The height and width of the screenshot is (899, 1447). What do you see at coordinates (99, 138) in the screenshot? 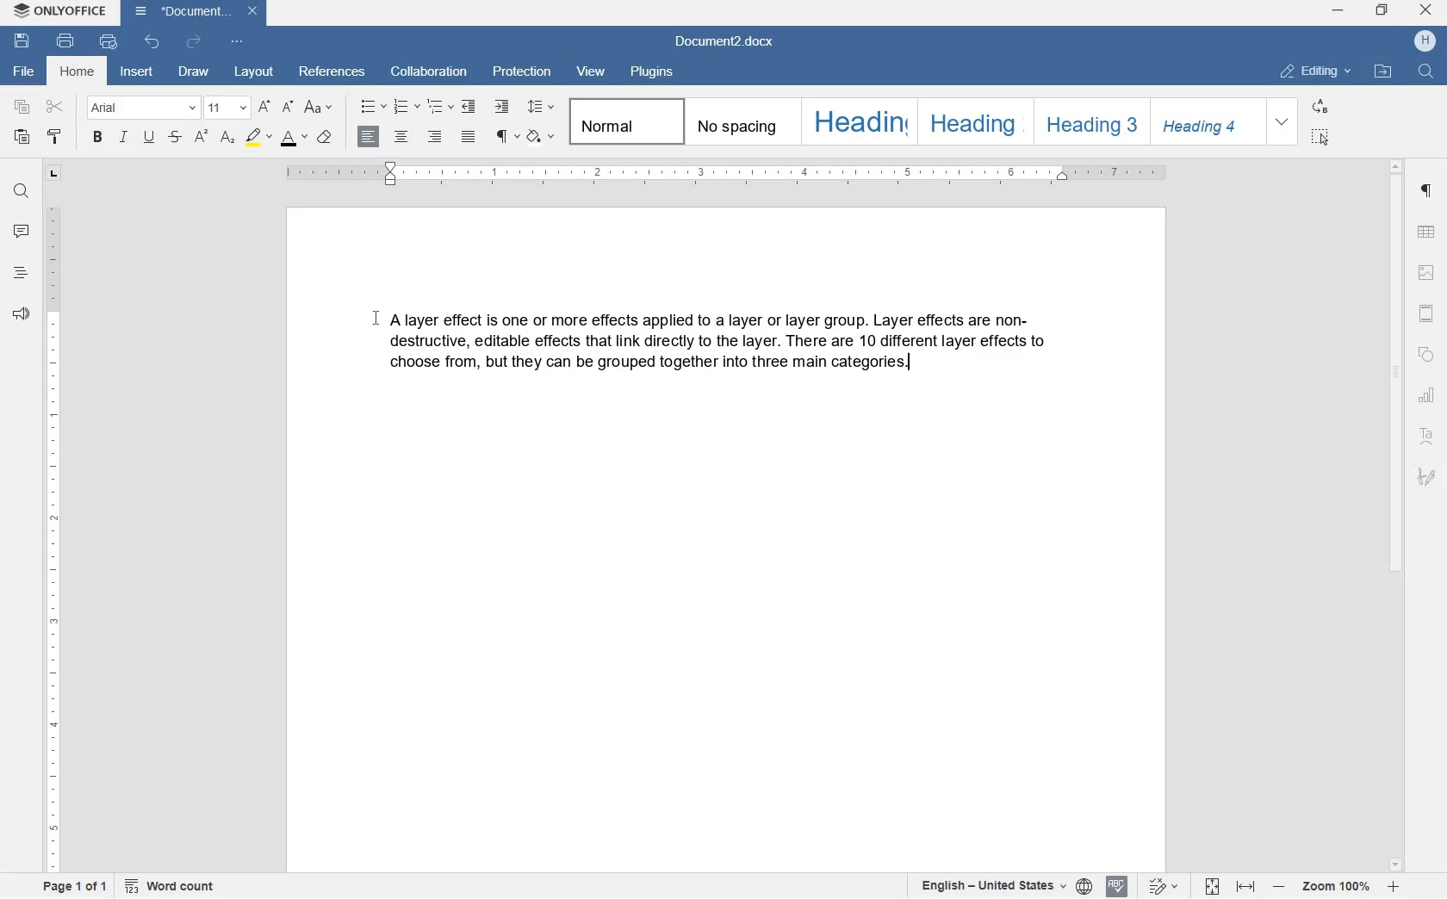
I see `bold` at bounding box center [99, 138].